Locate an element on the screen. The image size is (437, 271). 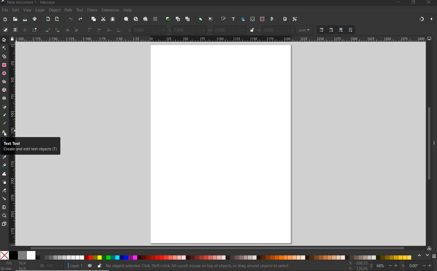
pencil tool is located at coordinates (4, 115).